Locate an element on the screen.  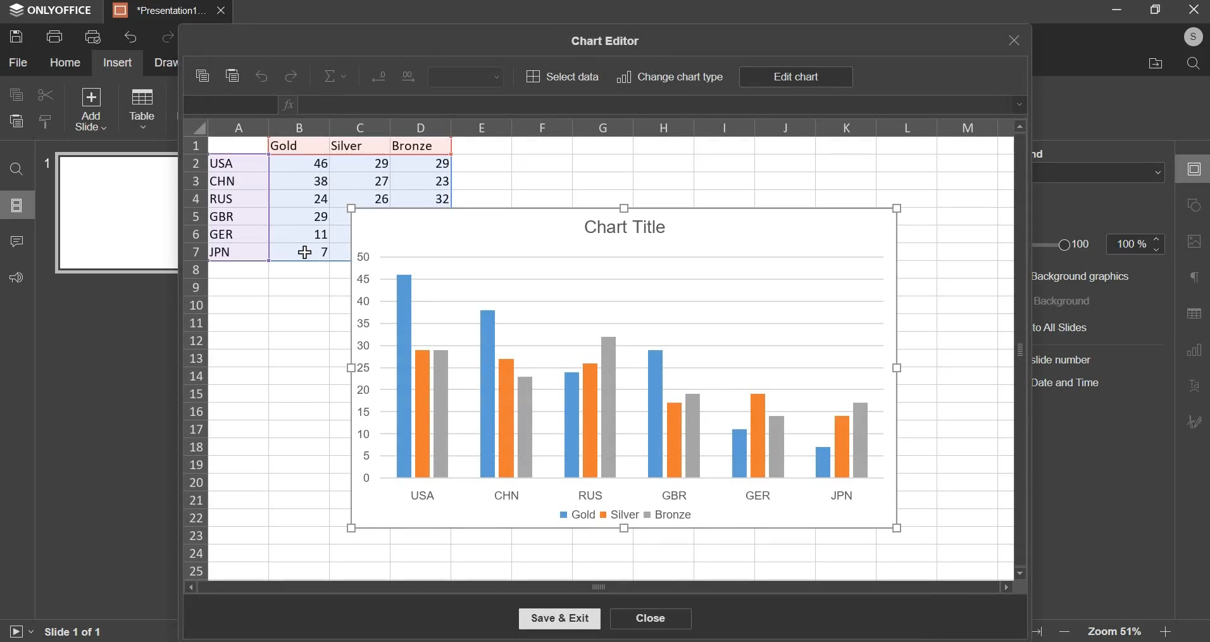
29 is located at coordinates (424, 163).